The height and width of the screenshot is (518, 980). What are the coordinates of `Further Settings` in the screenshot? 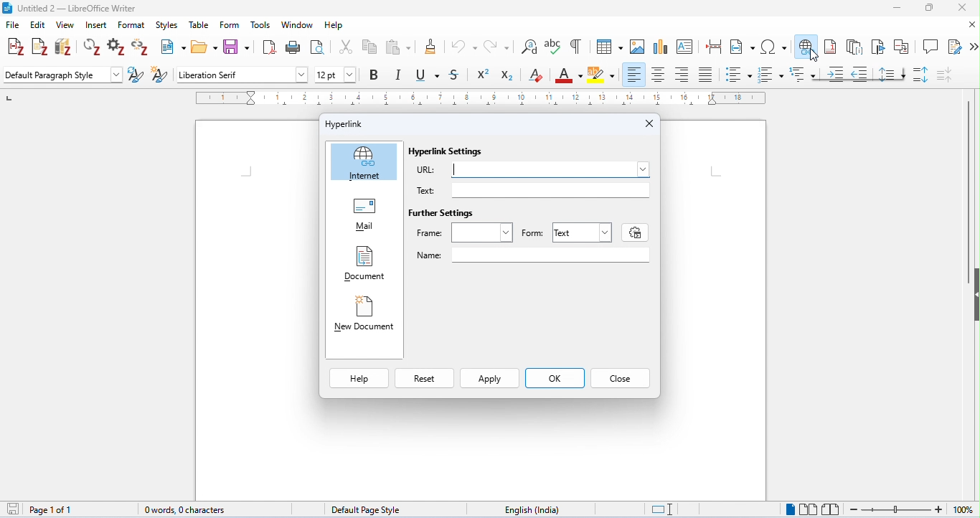 It's located at (451, 213).